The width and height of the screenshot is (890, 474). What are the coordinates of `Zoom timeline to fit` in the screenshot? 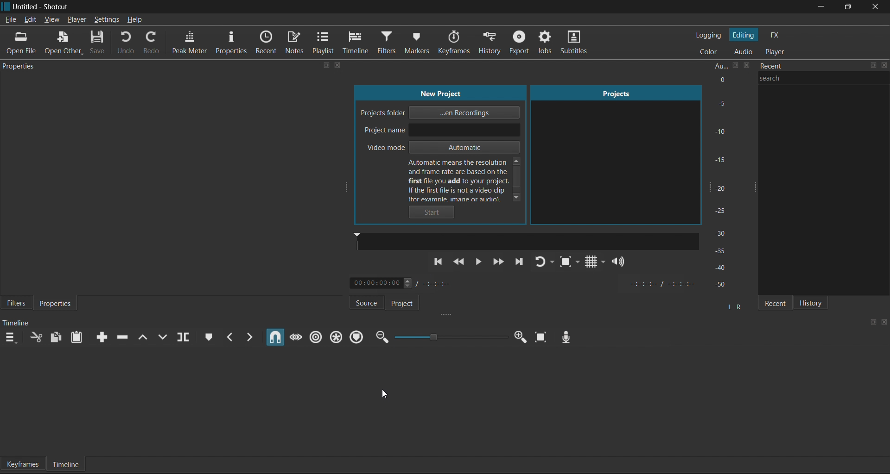 It's located at (540, 340).